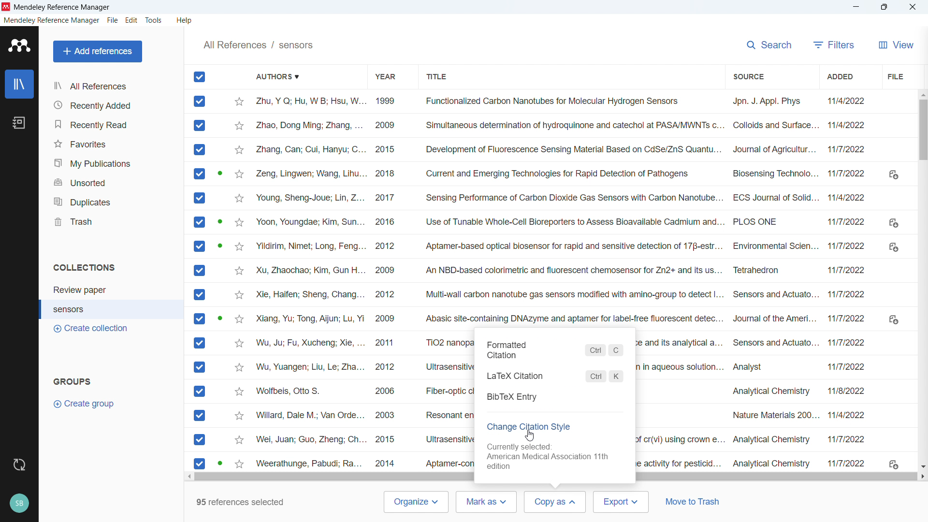 This screenshot has width=928, height=522. What do you see at coordinates (131, 20) in the screenshot?
I see `edit` at bounding box center [131, 20].